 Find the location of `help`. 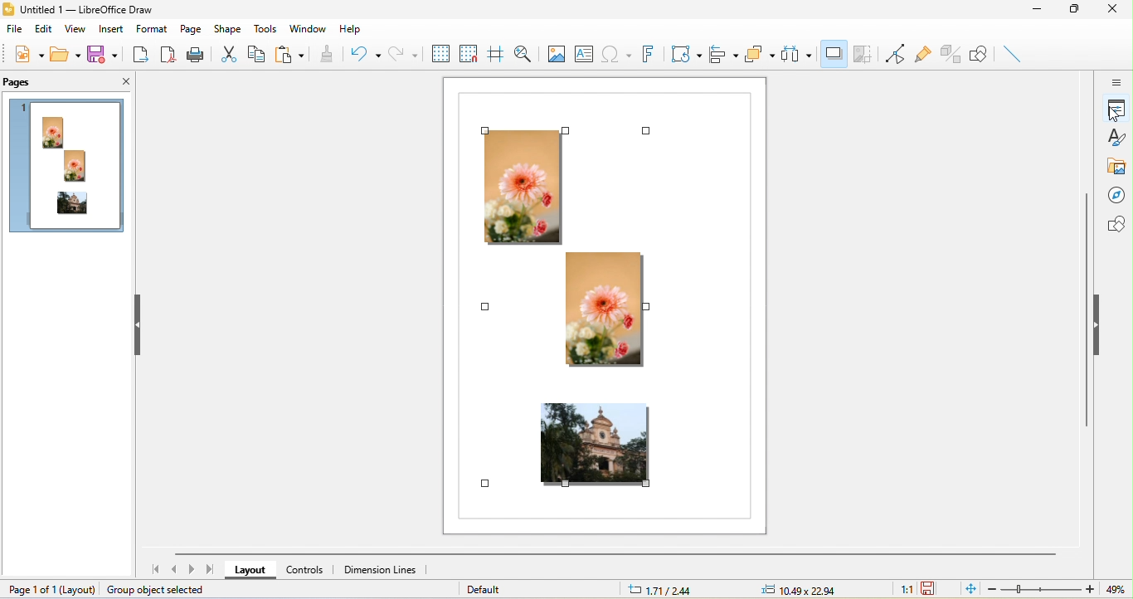

help is located at coordinates (348, 31).